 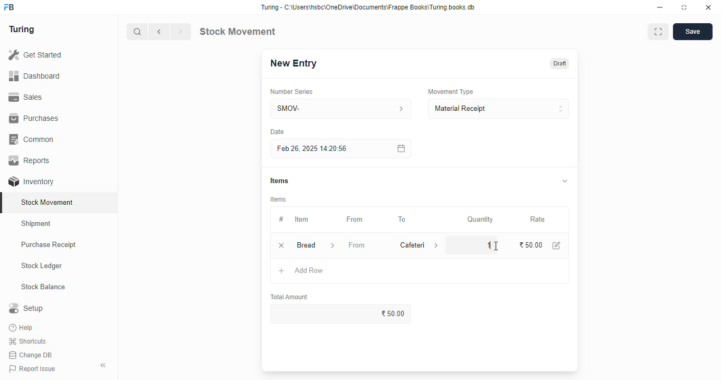 What do you see at coordinates (309, 270) in the screenshot?
I see `add row` at bounding box center [309, 270].